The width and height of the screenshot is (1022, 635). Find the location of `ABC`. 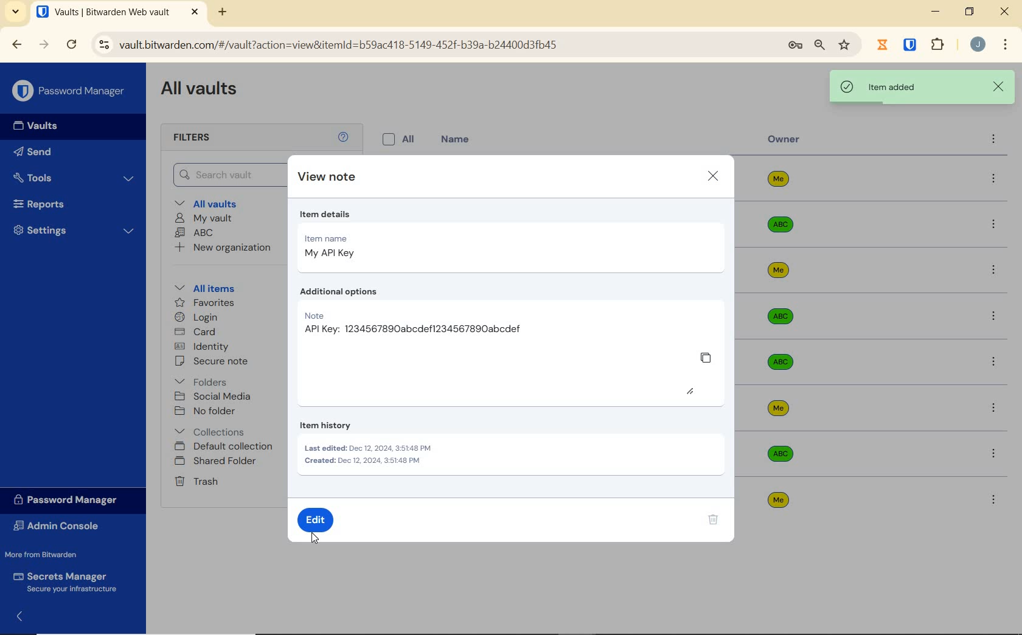

ABC is located at coordinates (196, 234).